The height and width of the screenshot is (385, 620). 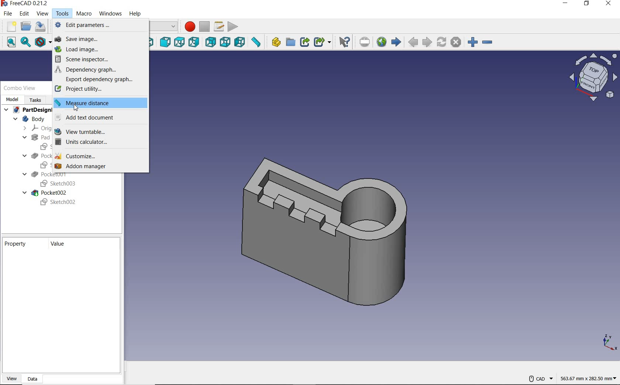 I want to click on VALUE, so click(x=59, y=244).